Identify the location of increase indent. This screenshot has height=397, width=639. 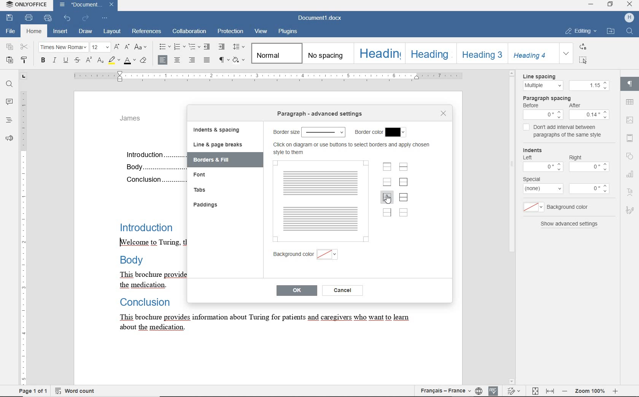
(222, 47).